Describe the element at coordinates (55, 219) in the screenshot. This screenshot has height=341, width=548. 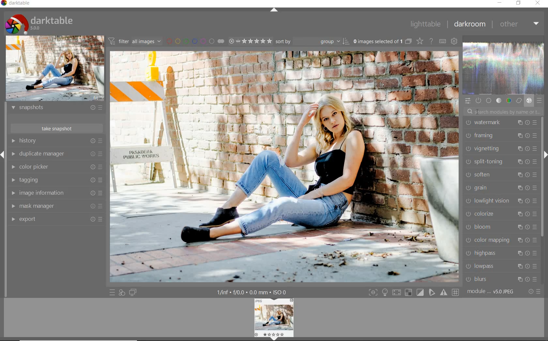
I see `export` at that location.